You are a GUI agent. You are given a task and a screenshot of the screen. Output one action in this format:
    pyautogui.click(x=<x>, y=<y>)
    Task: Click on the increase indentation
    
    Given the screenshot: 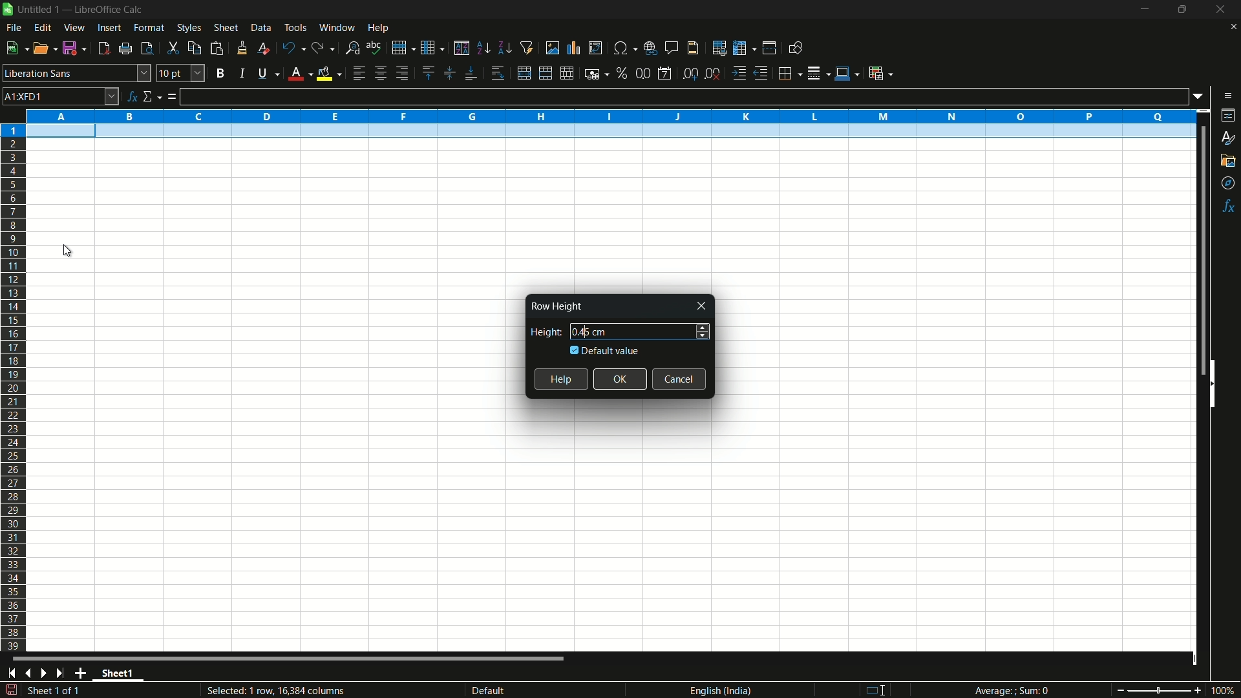 What is the action you would take?
    pyautogui.click(x=739, y=73)
    